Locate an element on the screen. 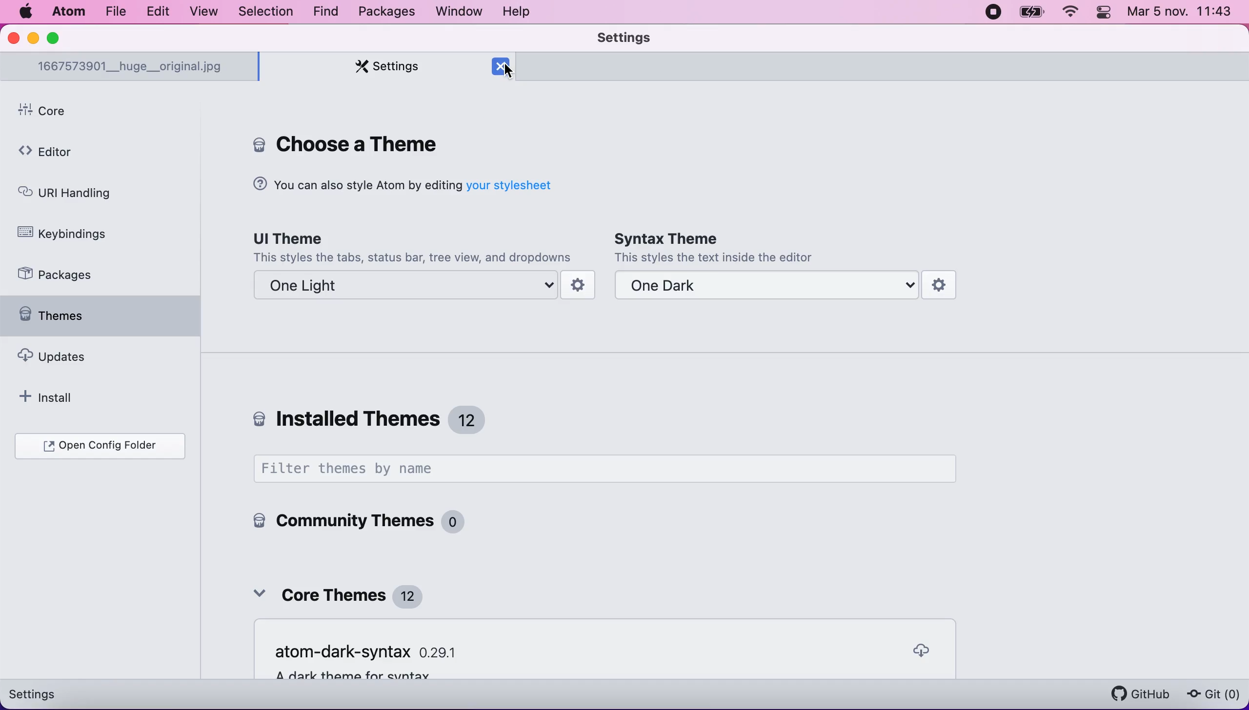 This screenshot has width=1249, height=710. install is located at coordinates (66, 398).